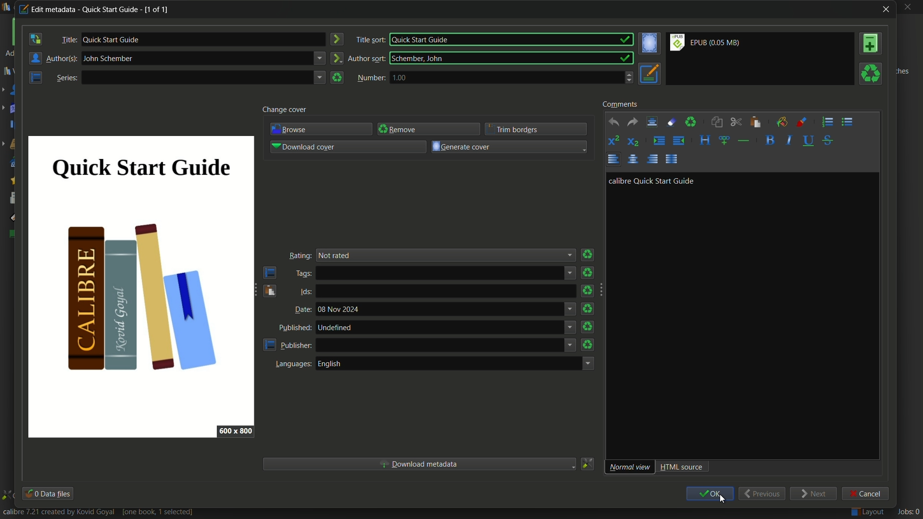 The image size is (923, 519). Describe the element at coordinates (908, 511) in the screenshot. I see `Jobs: 0` at that location.